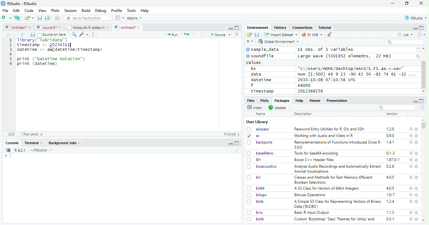 This screenshot has width=429, height=225. I want to click on Update, so click(278, 107).